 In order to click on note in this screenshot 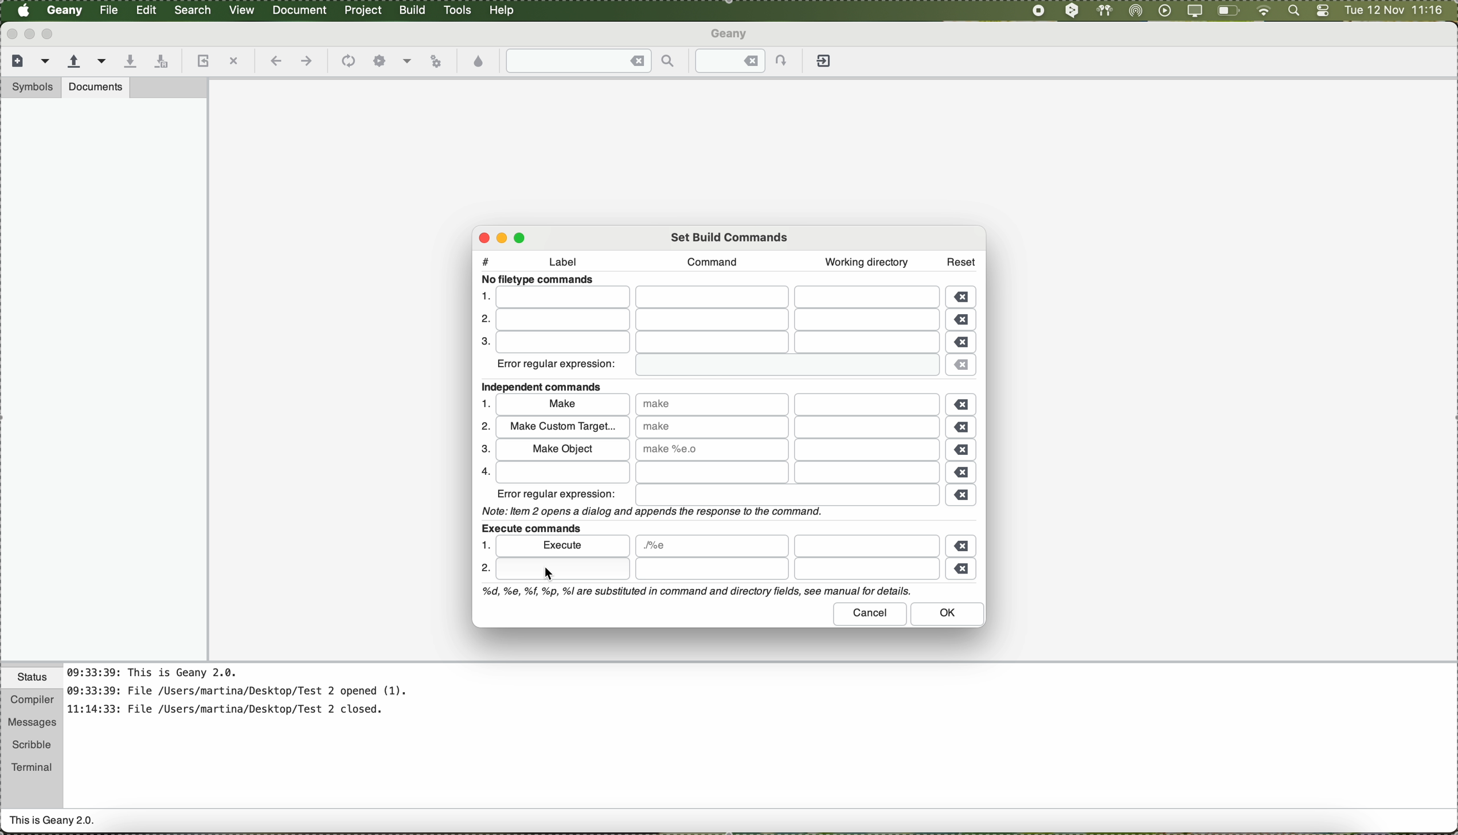, I will do `click(650, 510)`.